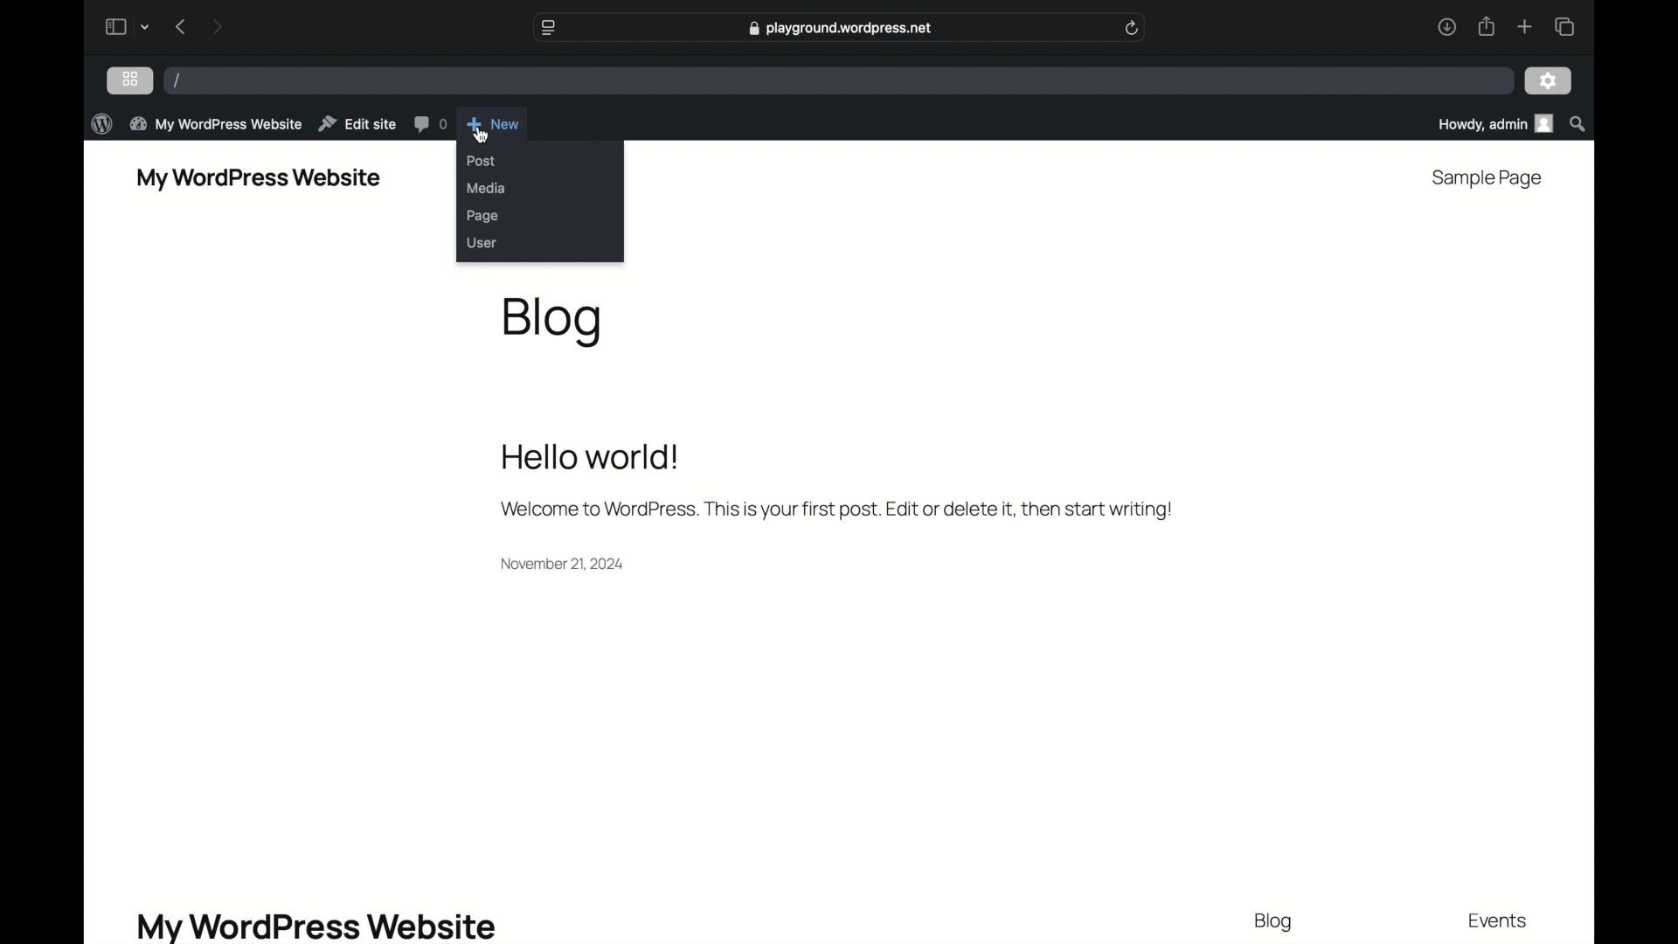 This screenshot has width=1678, height=944. What do you see at coordinates (1578, 125) in the screenshot?
I see `search` at bounding box center [1578, 125].